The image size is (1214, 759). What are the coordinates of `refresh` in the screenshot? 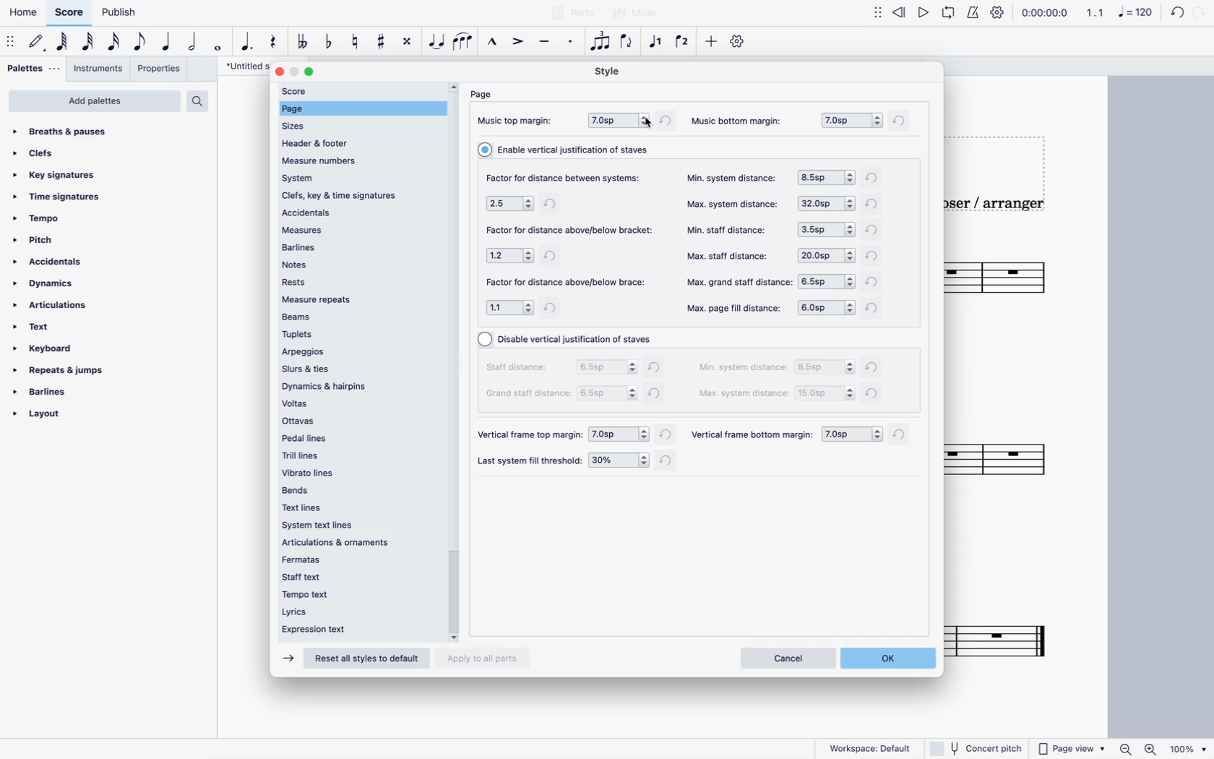 It's located at (658, 396).